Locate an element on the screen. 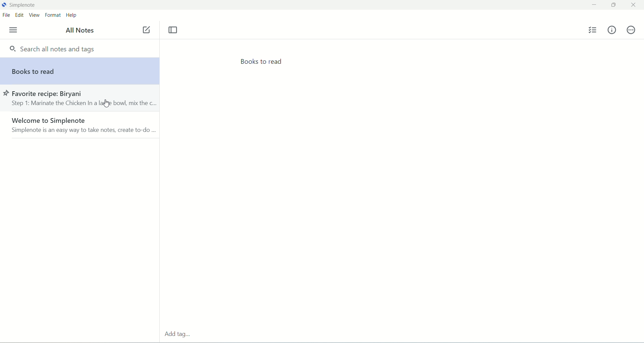 This screenshot has height=343, width=644. actions is located at coordinates (631, 30).